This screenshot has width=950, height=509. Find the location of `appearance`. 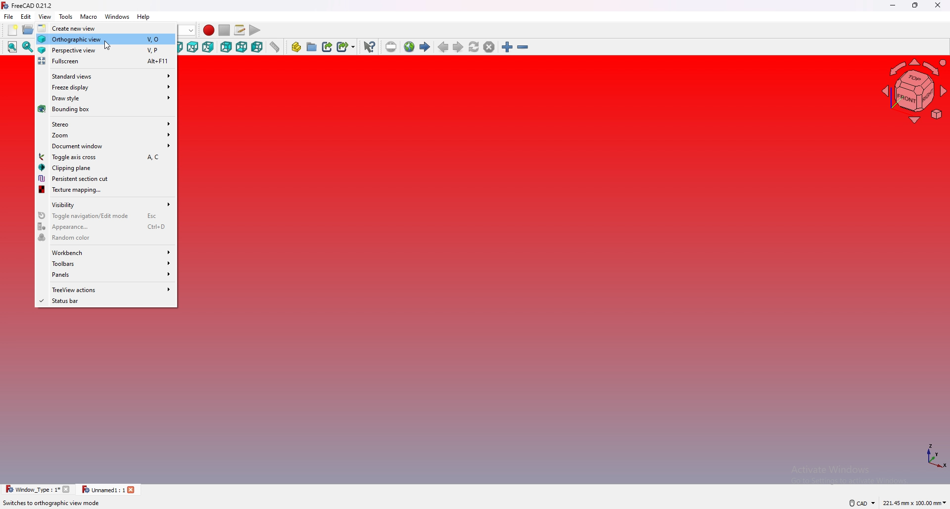

appearance is located at coordinates (105, 227).